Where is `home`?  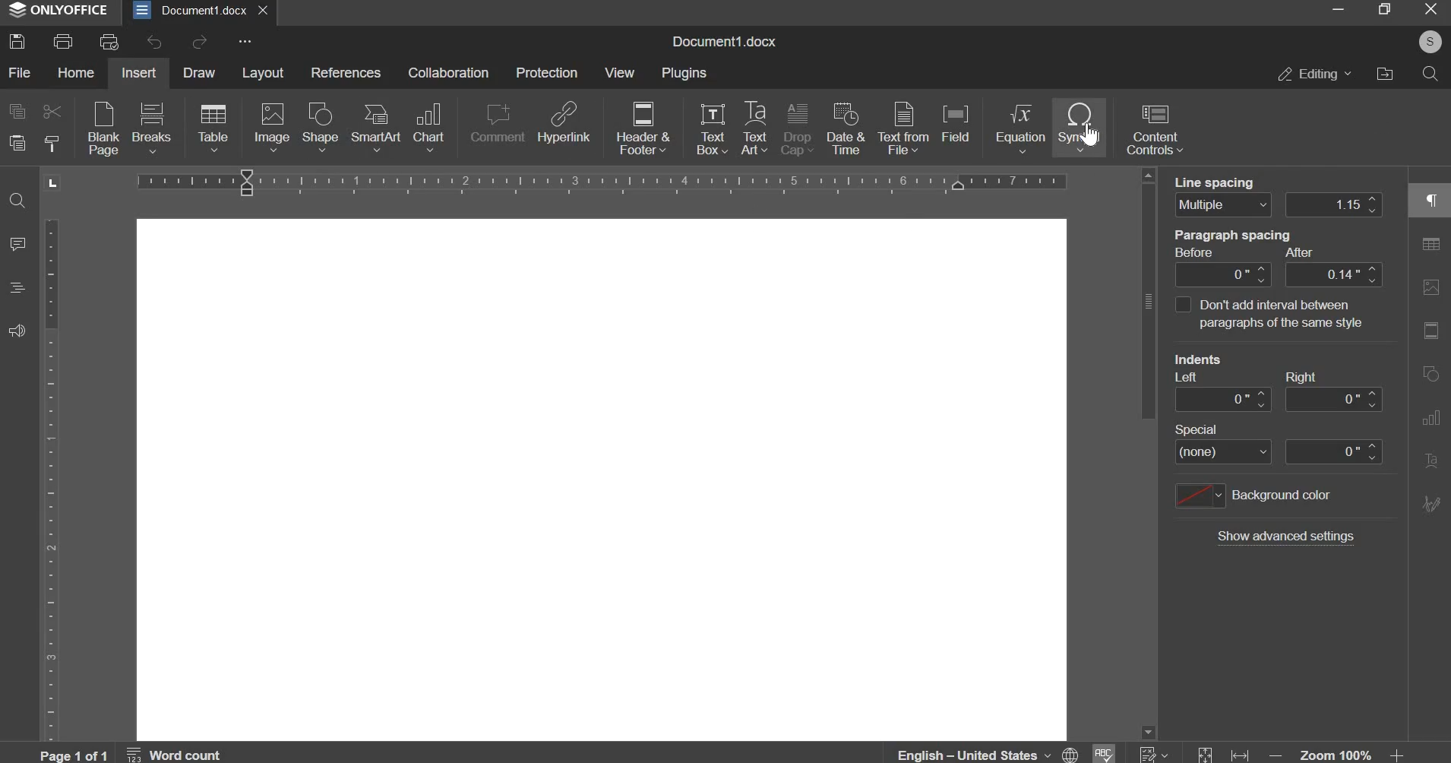 home is located at coordinates (75, 72).